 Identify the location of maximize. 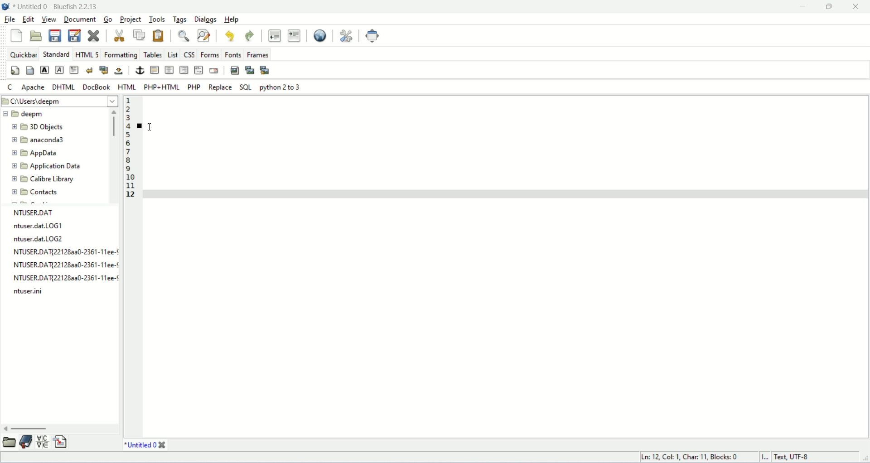
(828, 8).